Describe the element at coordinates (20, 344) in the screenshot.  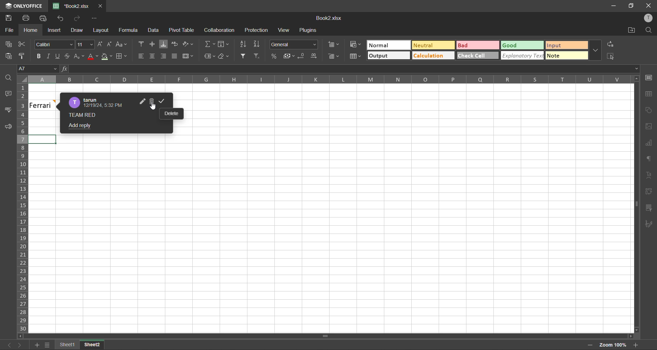
I see `next` at that location.